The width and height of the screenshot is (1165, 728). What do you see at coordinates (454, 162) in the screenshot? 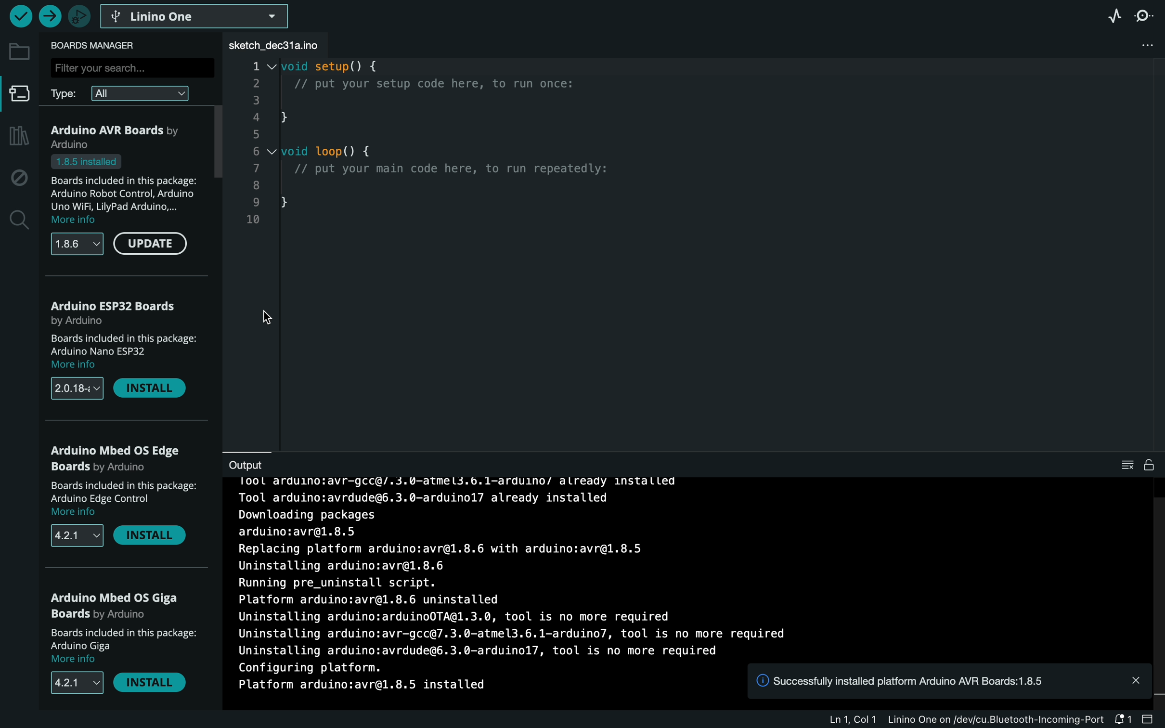
I see `code` at bounding box center [454, 162].